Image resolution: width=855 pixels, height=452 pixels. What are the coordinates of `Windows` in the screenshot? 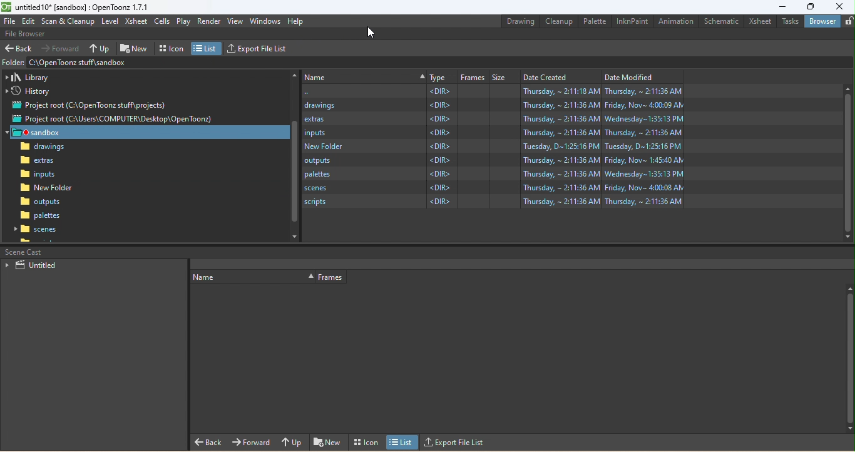 It's located at (266, 21).